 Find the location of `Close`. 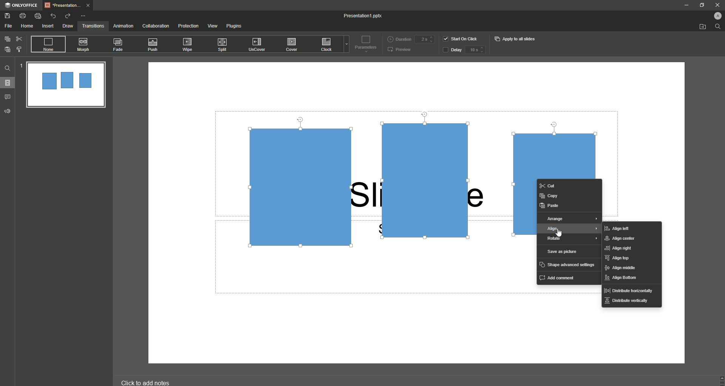

Close is located at coordinates (714, 5).